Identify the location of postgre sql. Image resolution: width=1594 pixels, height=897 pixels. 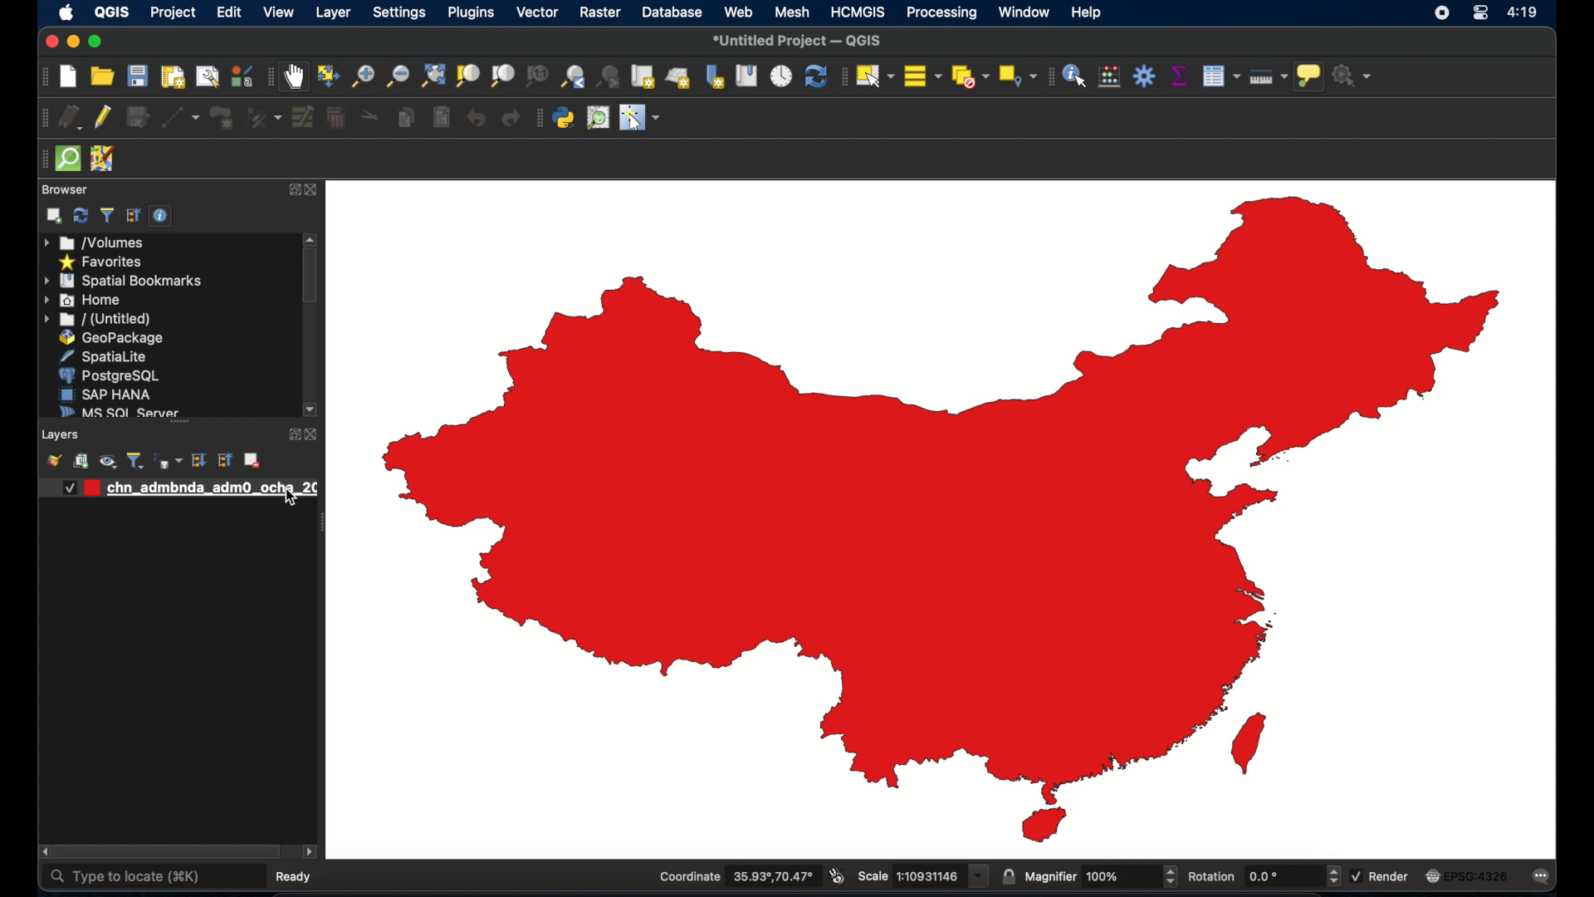
(109, 375).